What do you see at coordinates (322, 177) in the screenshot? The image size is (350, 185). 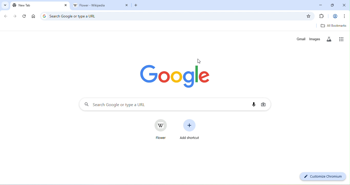 I see `customize chromium` at bounding box center [322, 177].